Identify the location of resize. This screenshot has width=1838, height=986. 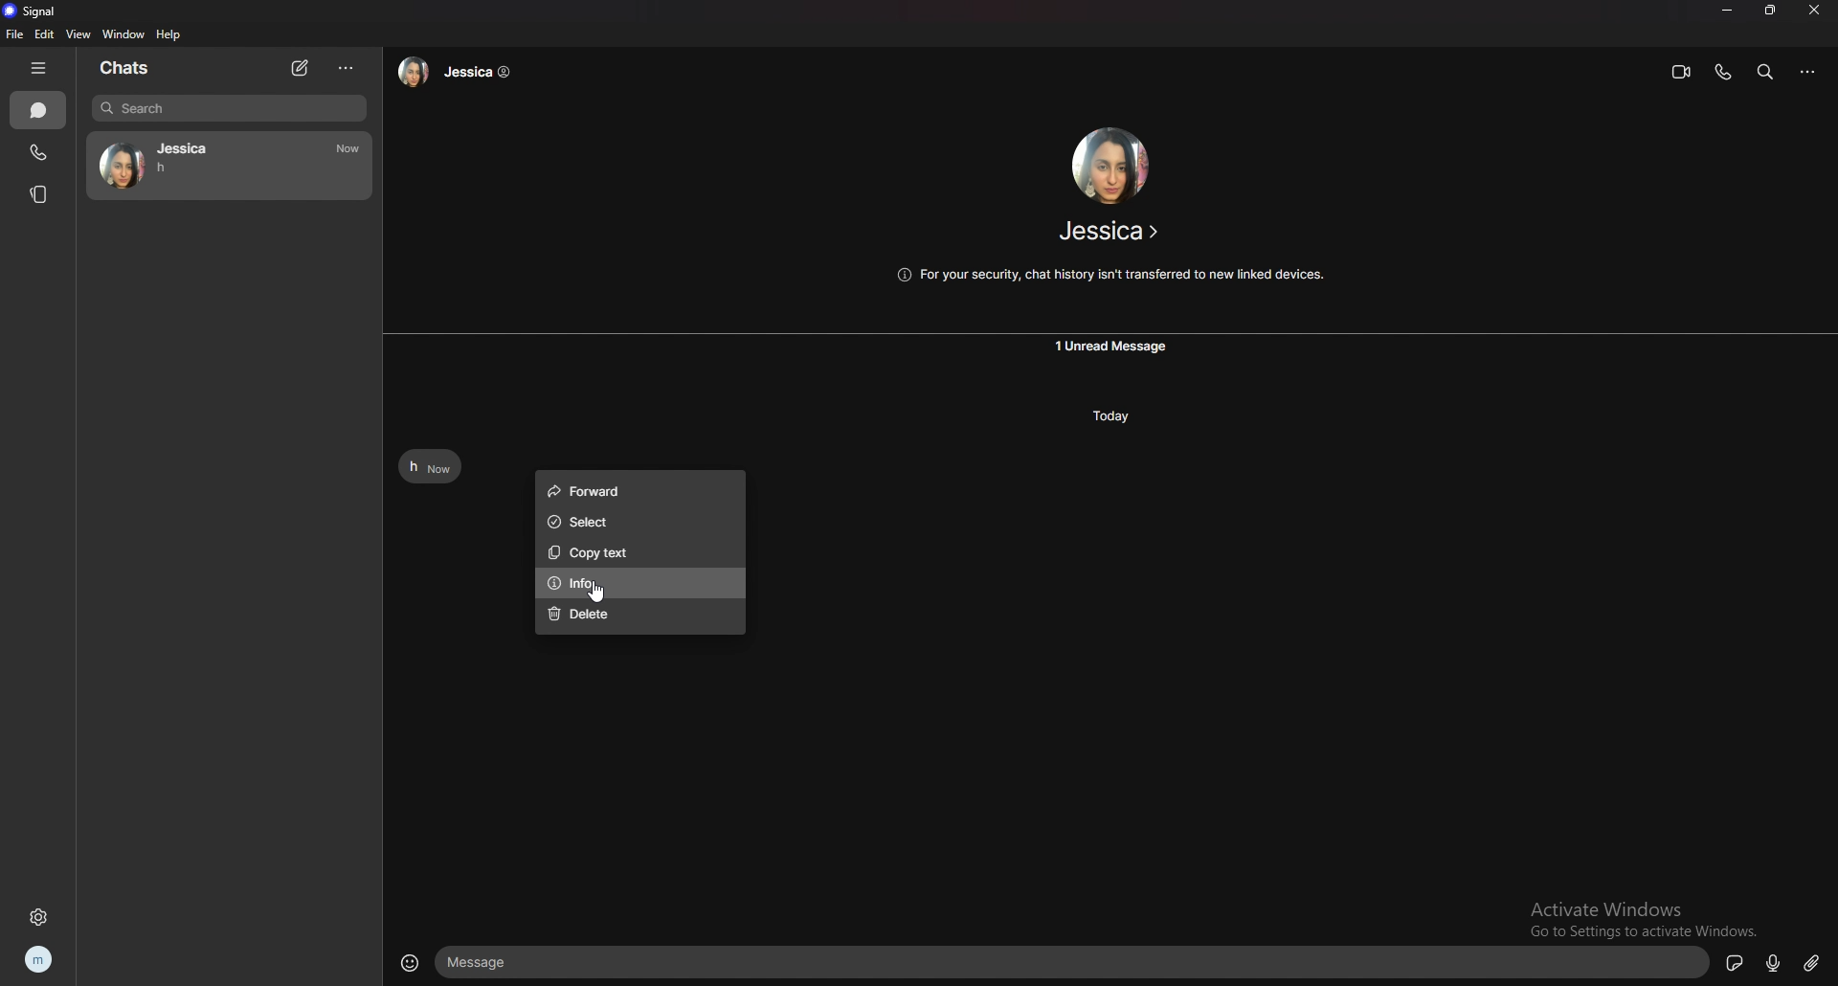
(1769, 11).